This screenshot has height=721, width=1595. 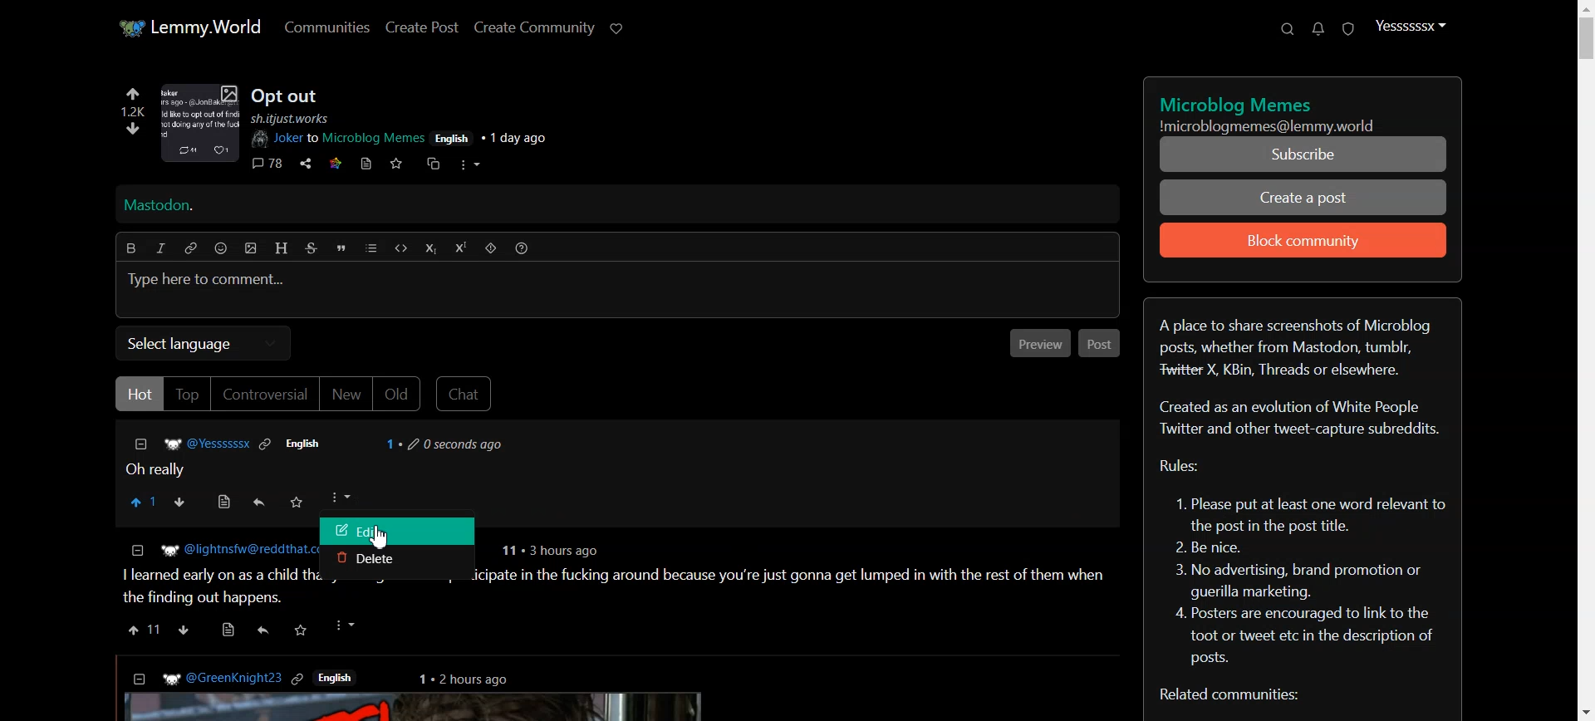 What do you see at coordinates (251, 249) in the screenshot?
I see `insert picture` at bounding box center [251, 249].